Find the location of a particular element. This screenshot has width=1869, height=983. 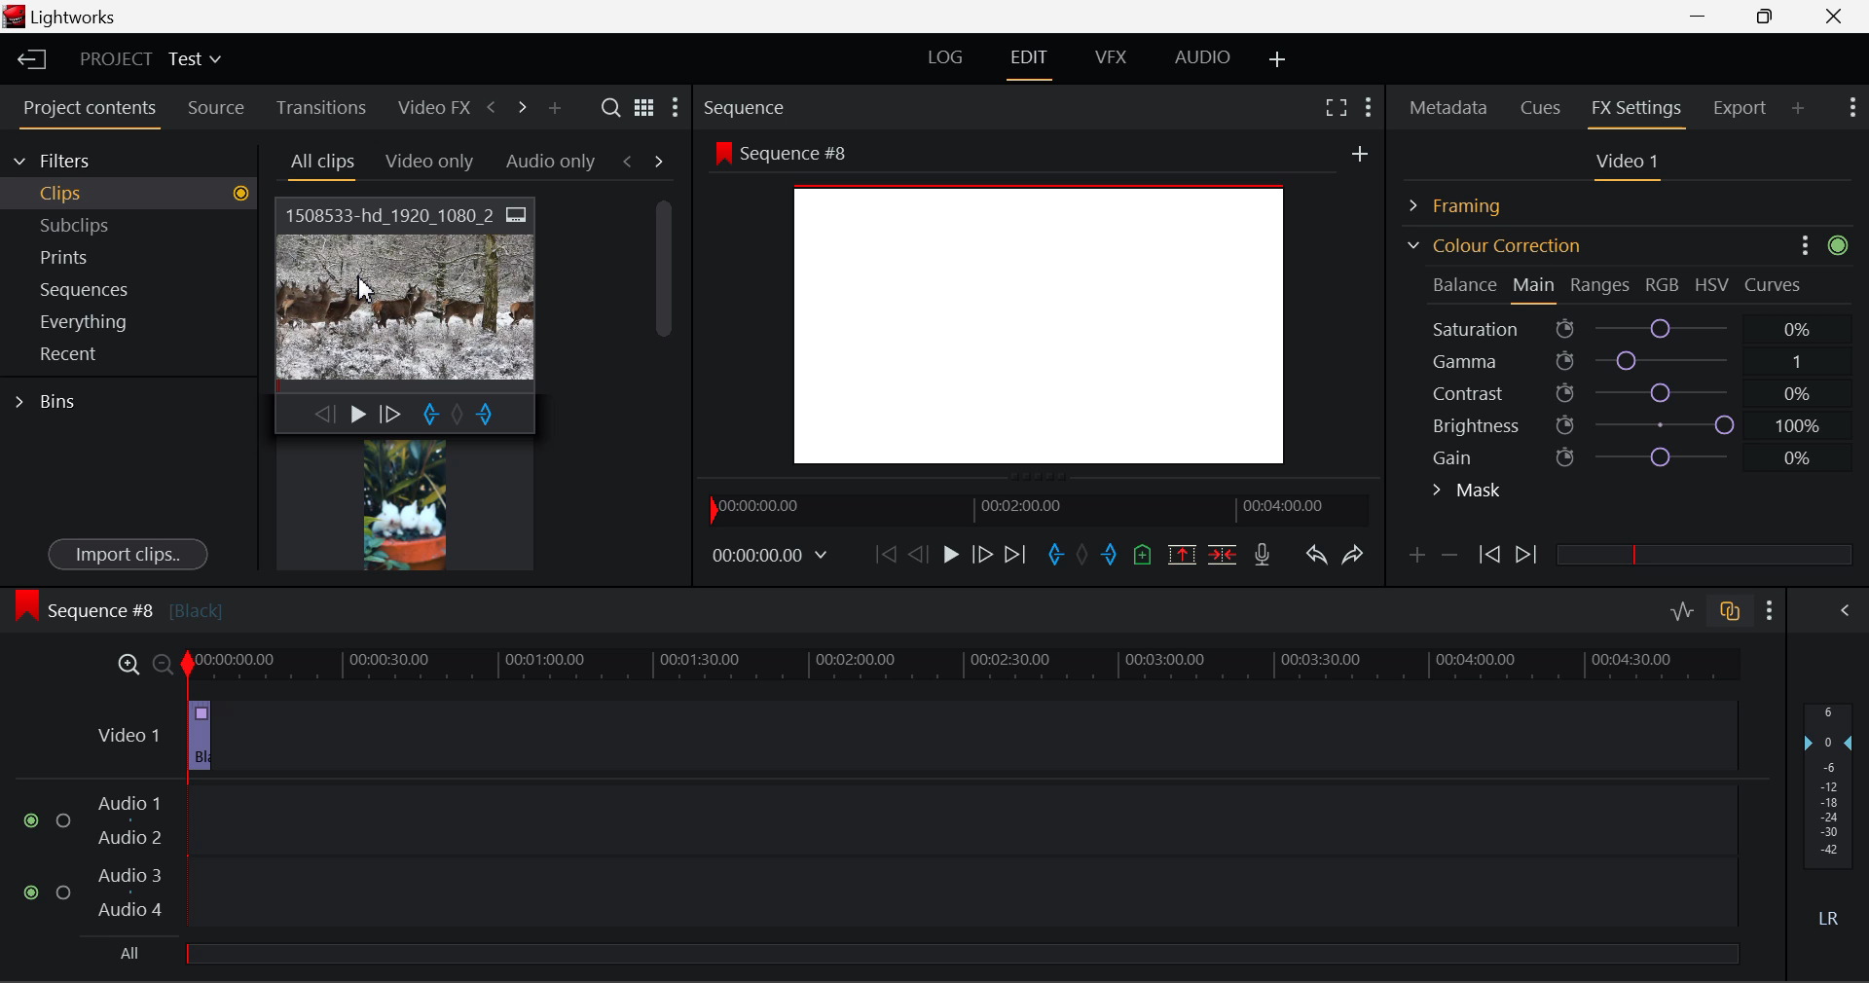

Remove All Marks is located at coordinates (1084, 557).